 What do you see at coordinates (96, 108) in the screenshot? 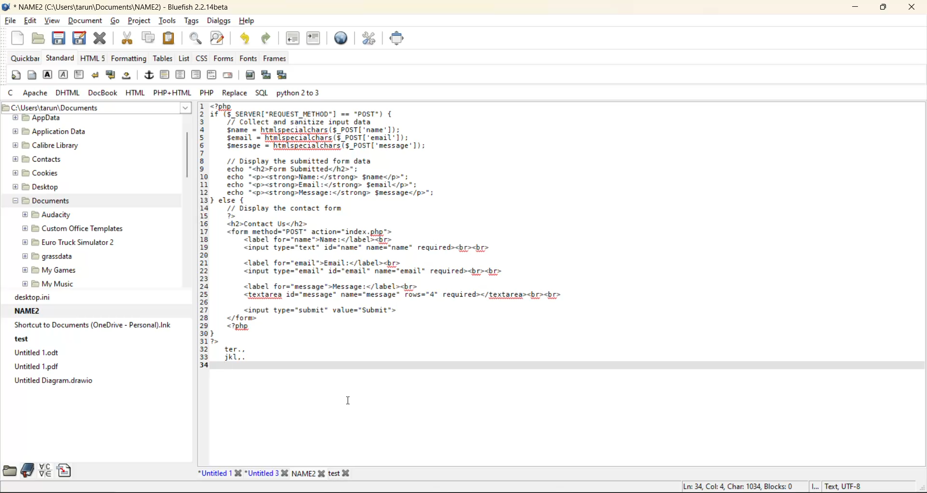
I see `file path` at bounding box center [96, 108].